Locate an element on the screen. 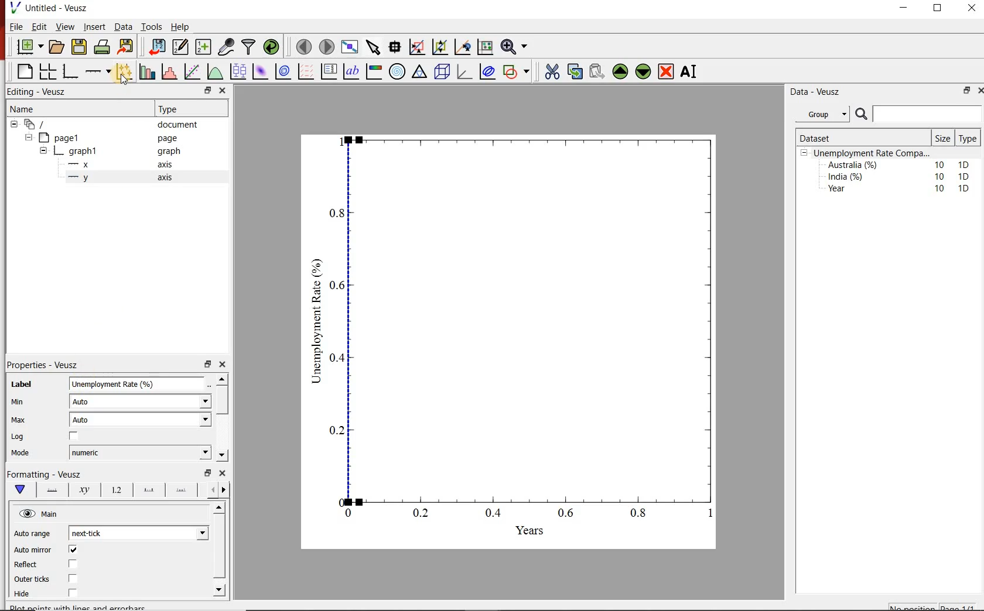 This screenshot has height=611, width=984. base graphs is located at coordinates (71, 71).